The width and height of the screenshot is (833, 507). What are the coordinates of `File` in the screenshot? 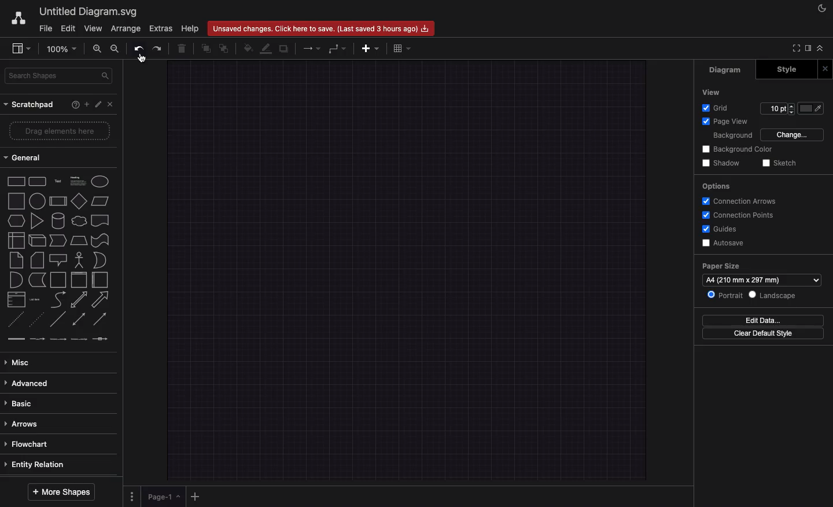 It's located at (45, 29).